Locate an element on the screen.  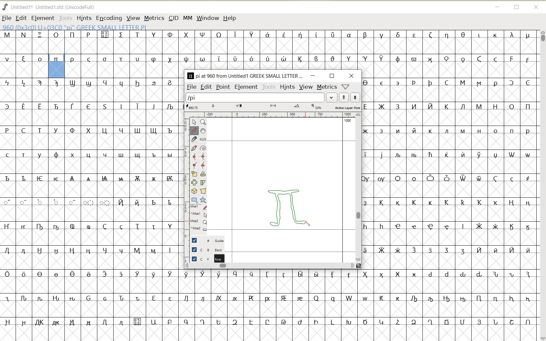
RULER is located at coordinates (272, 115).